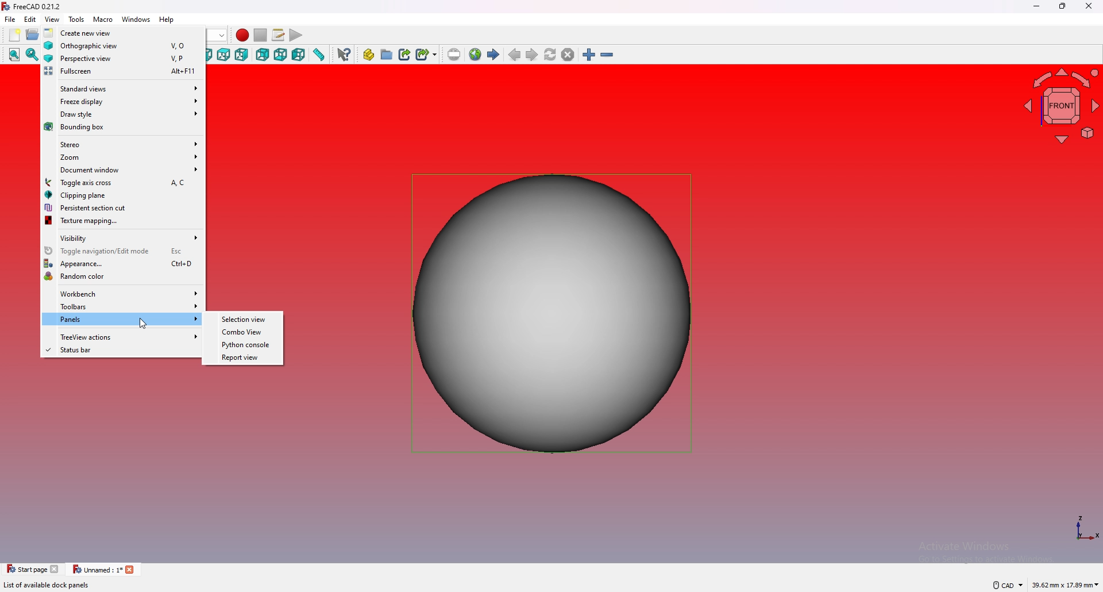 The width and height of the screenshot is (1103, 592). I want to click on measure distance, so click(320, 54).